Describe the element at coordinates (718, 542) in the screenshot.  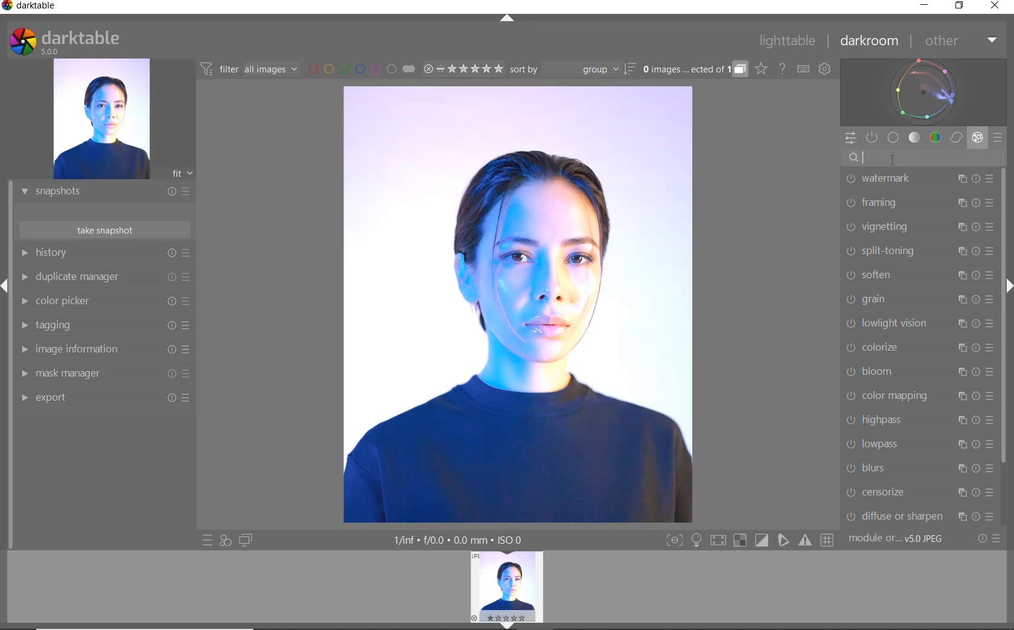
I see `Button` at that location.